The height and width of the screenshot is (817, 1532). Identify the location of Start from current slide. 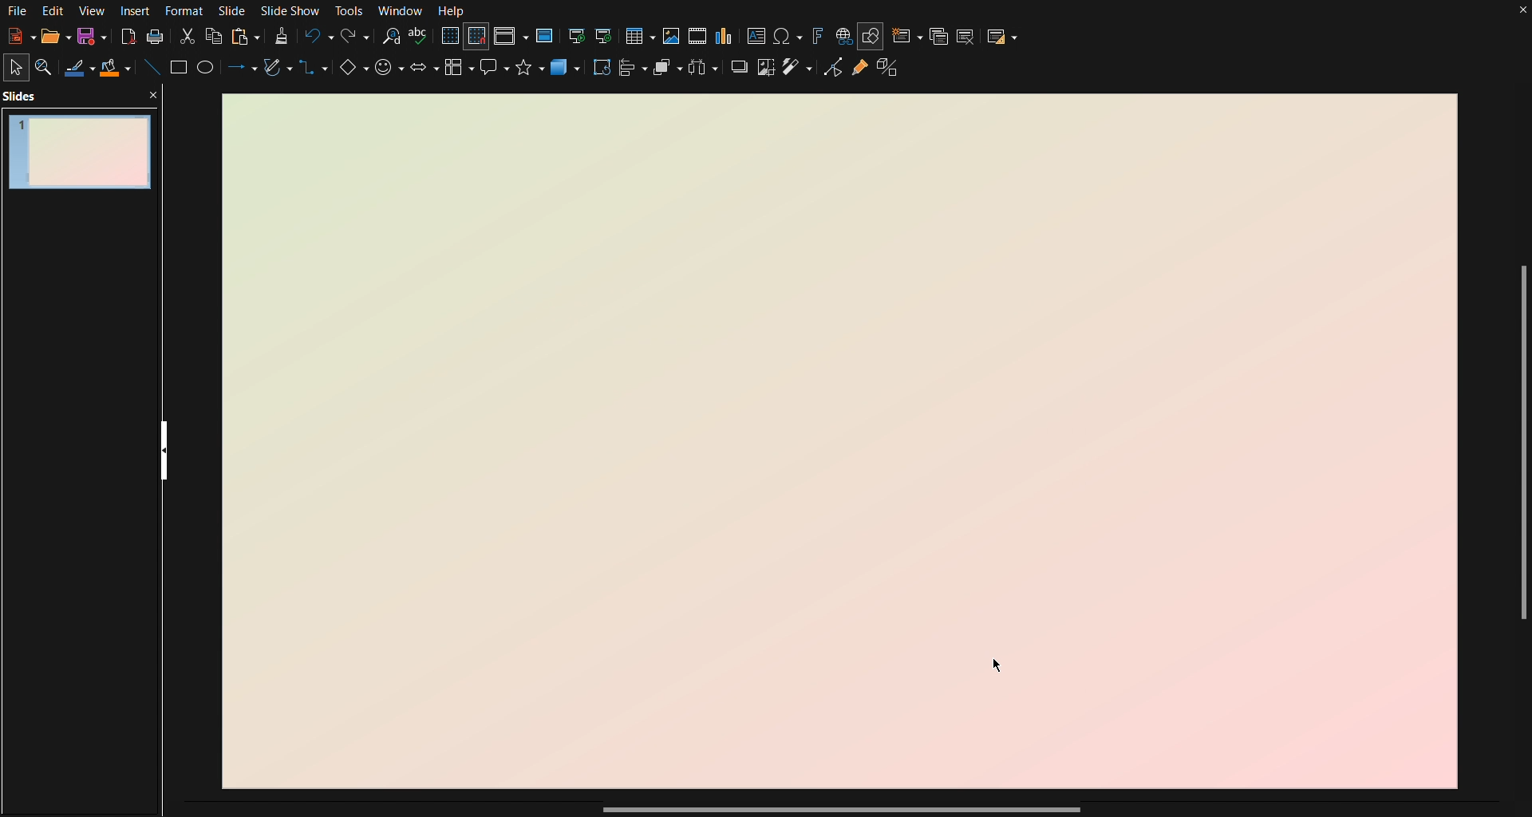
(609, 34).